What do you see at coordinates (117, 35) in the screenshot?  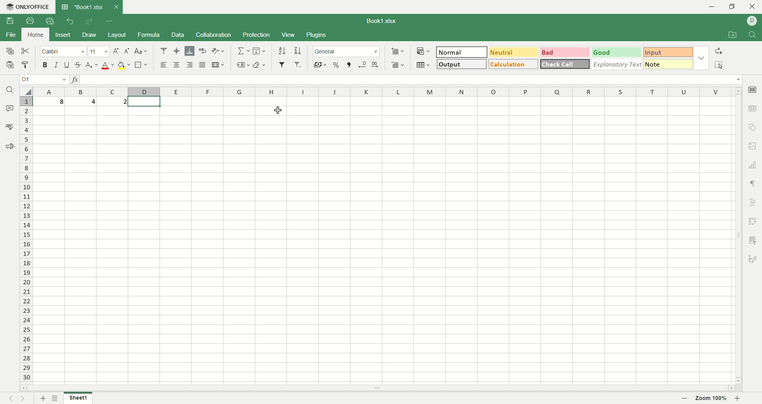 I see `layout` at bounding box center [117, 35].